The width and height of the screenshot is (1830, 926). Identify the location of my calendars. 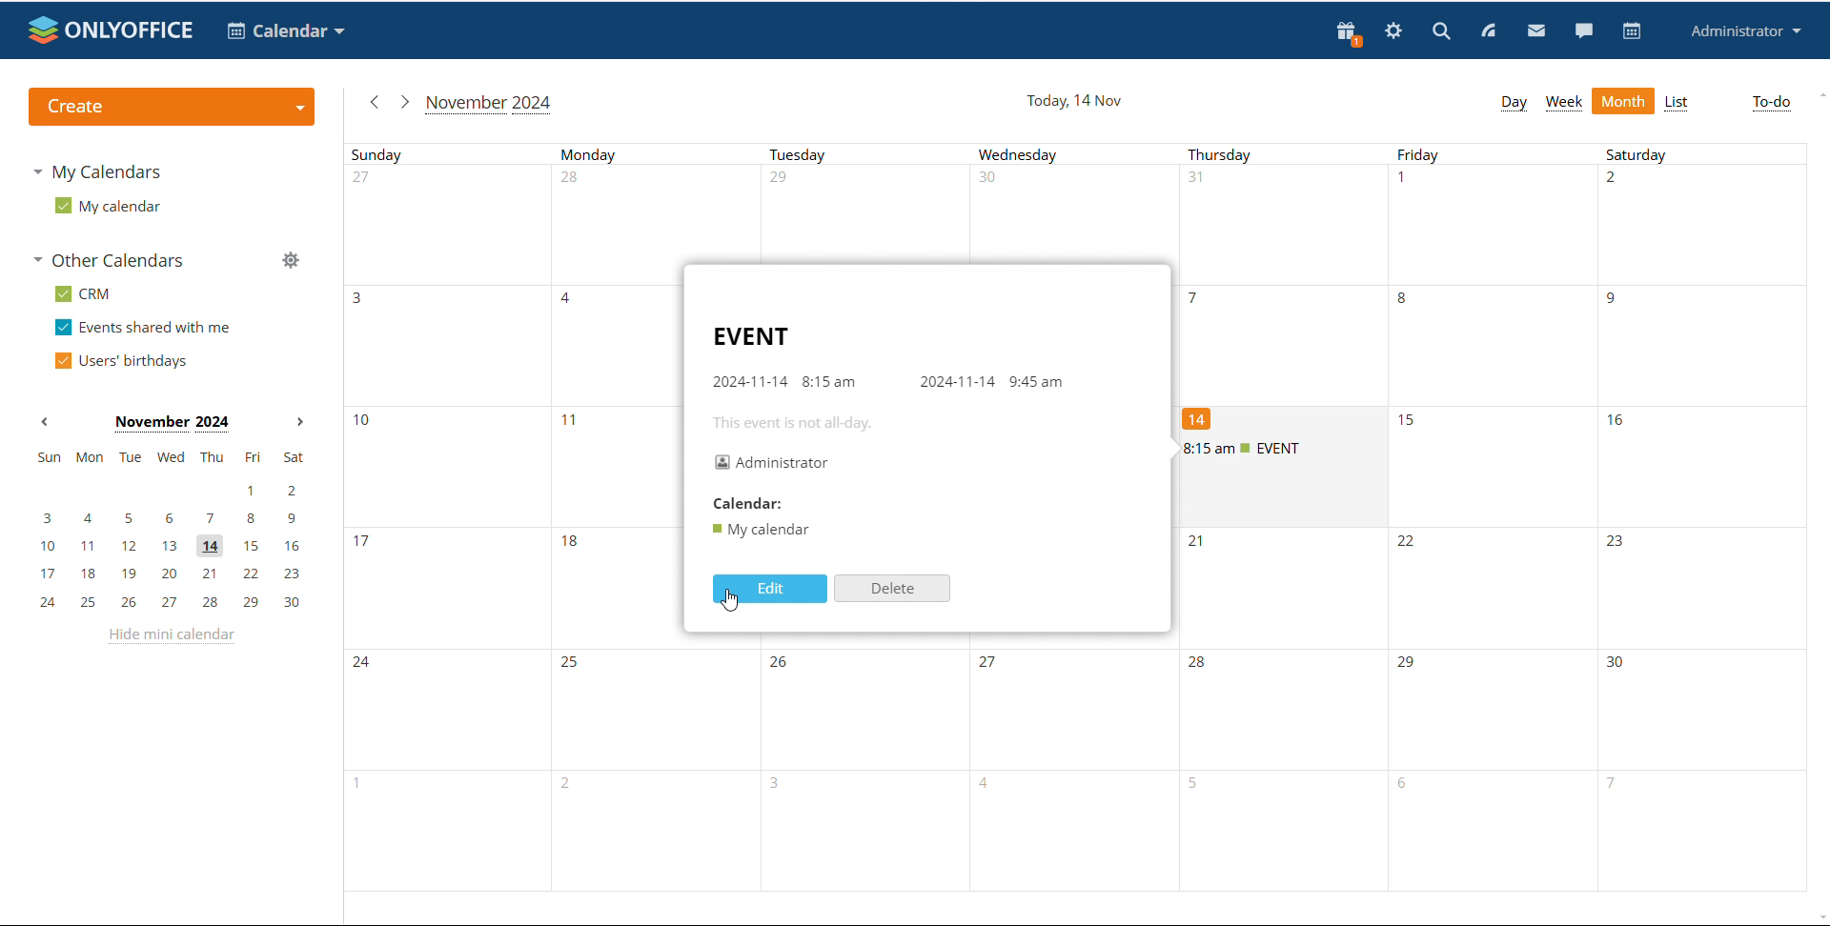
(95, 173).